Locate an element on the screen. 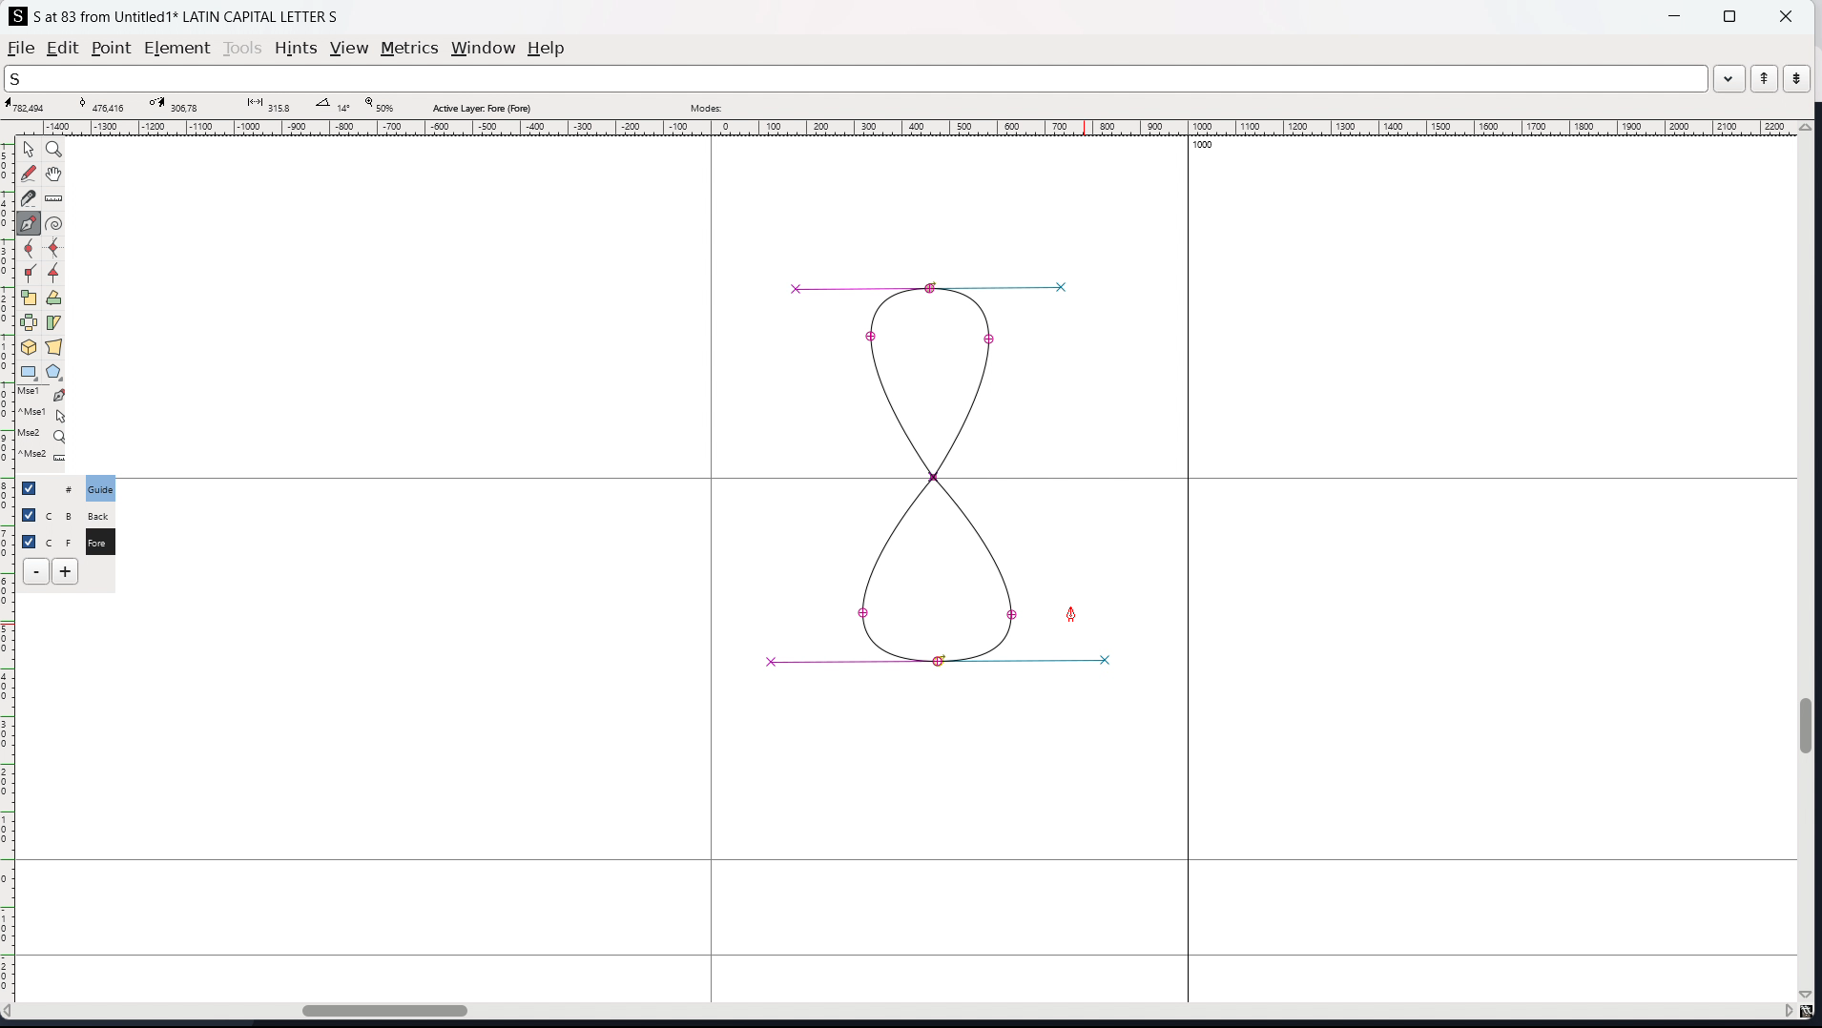  rotate the selection in 3D and project back to plane  is located at coordinates (29, 348).